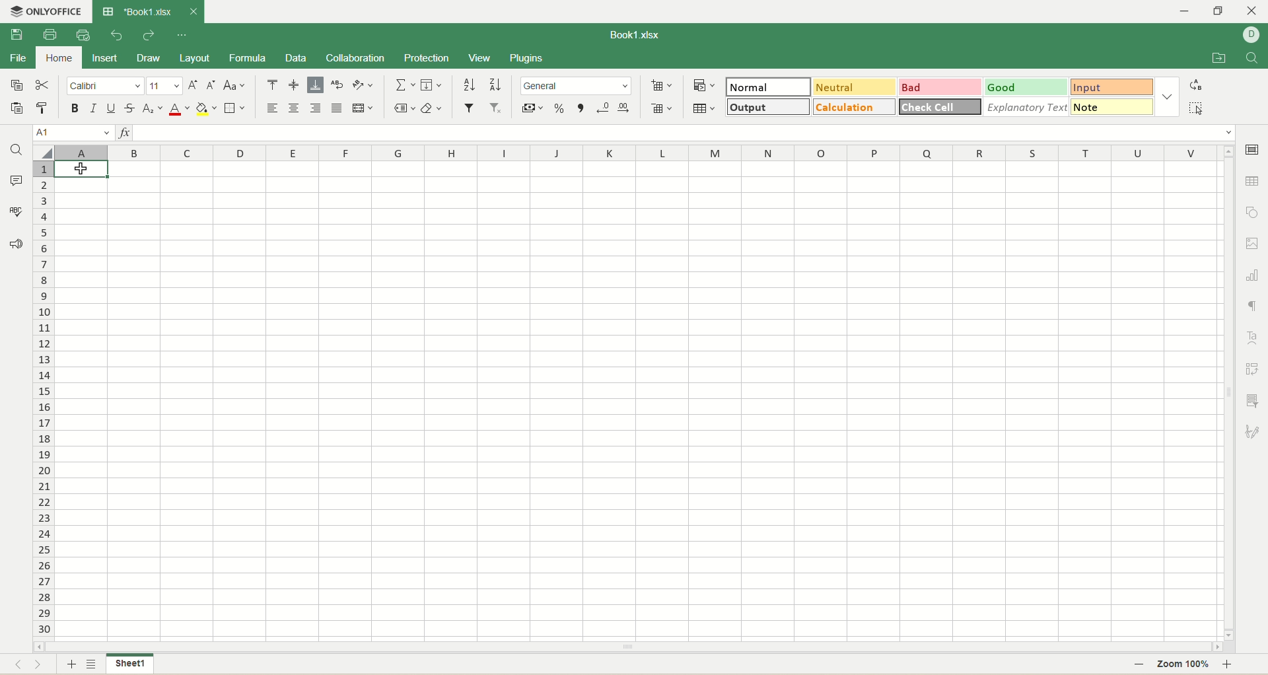 The image size is (1268, 675). I want to click on increase decimal, so click(623, 107).